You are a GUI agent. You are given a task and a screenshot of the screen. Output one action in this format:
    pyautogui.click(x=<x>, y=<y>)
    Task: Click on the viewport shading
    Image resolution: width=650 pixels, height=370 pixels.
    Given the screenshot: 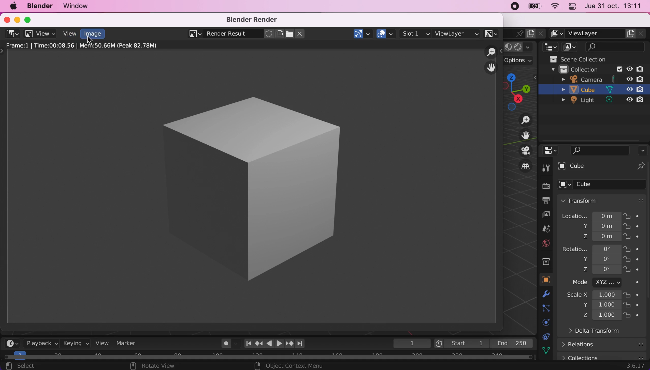 What is the action you would take?
    pyautogui.click(x=521, y=47)
    